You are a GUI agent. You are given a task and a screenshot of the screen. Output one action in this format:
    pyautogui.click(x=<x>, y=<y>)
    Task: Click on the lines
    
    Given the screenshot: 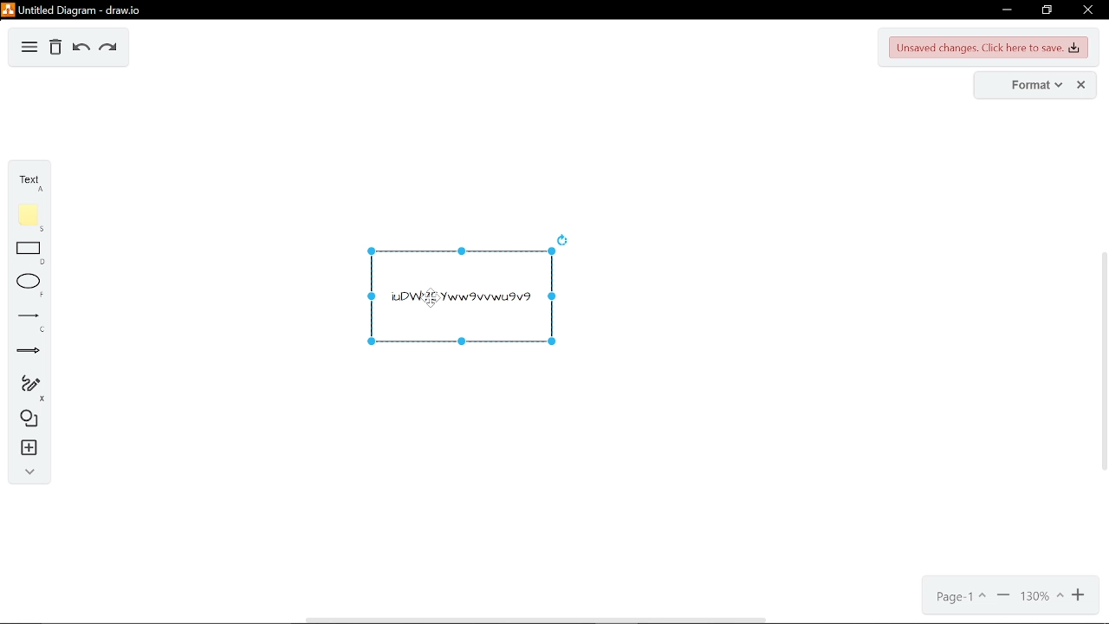 What is the action you would take?
    pyautogui.click(x=23, y=319)
    